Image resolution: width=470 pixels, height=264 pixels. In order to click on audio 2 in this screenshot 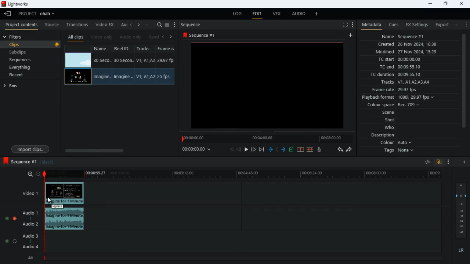, I will do `click(29, 225)`.